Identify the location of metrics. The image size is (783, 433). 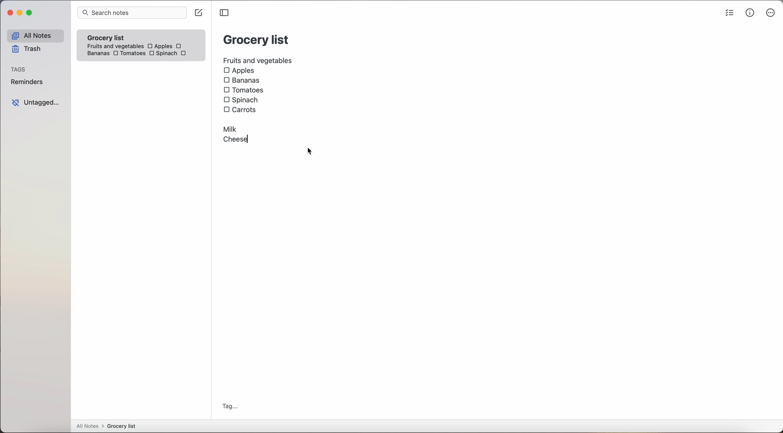
(749, 13).